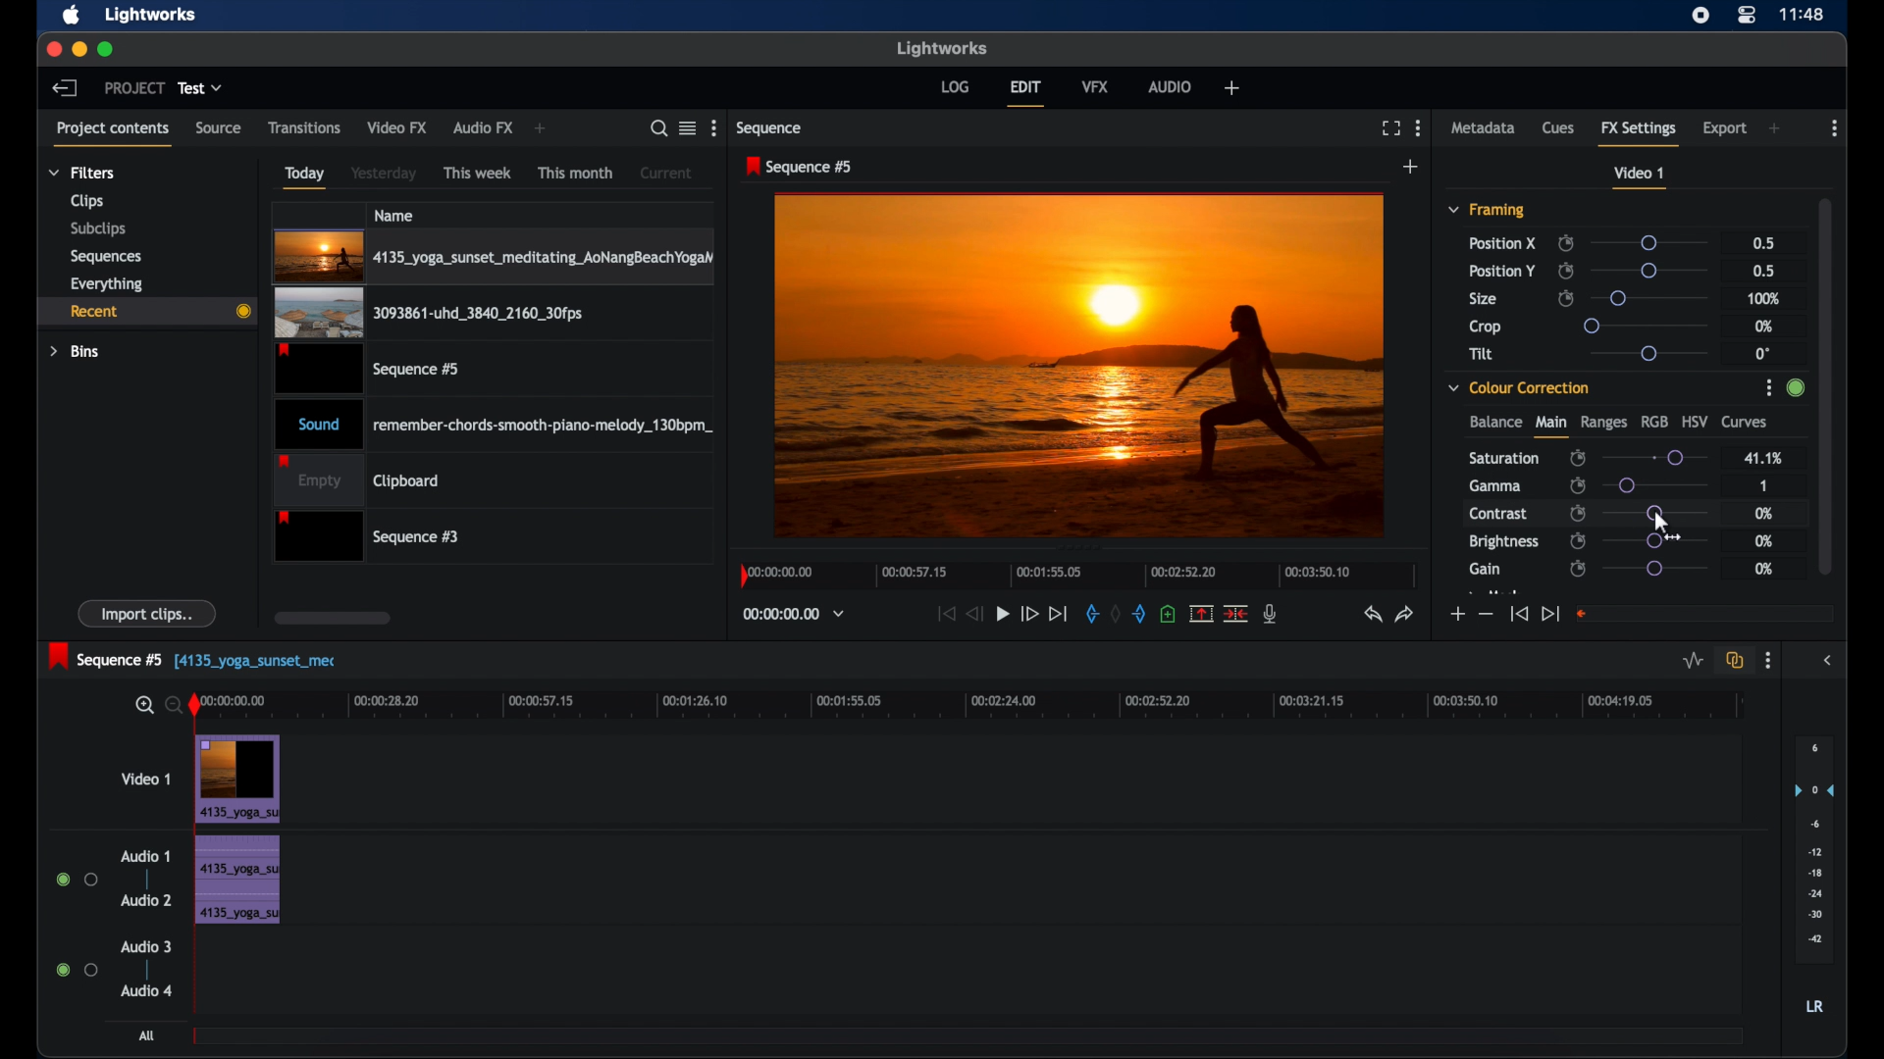 This screenshot has height=1059, width=1884. What do you see at coordinates (256, 660) in the screenshot?
I see `text` at bounding box center [256, 660].